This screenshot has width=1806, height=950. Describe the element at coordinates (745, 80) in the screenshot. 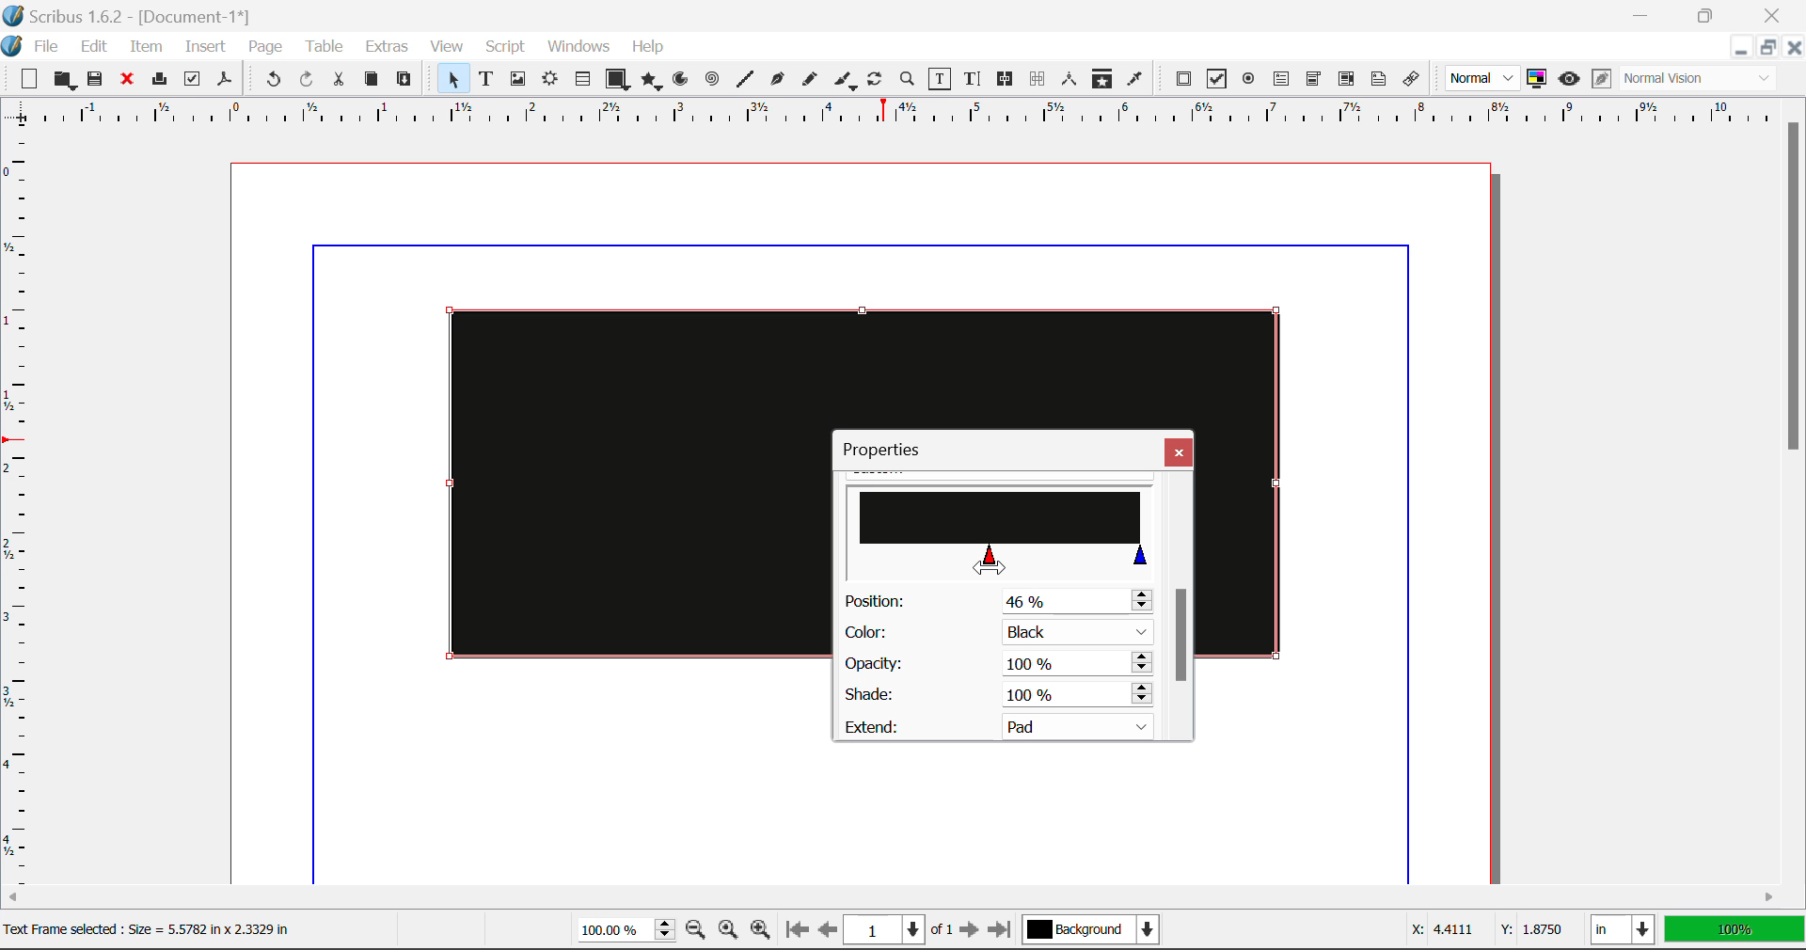

I see `Line` at that location.